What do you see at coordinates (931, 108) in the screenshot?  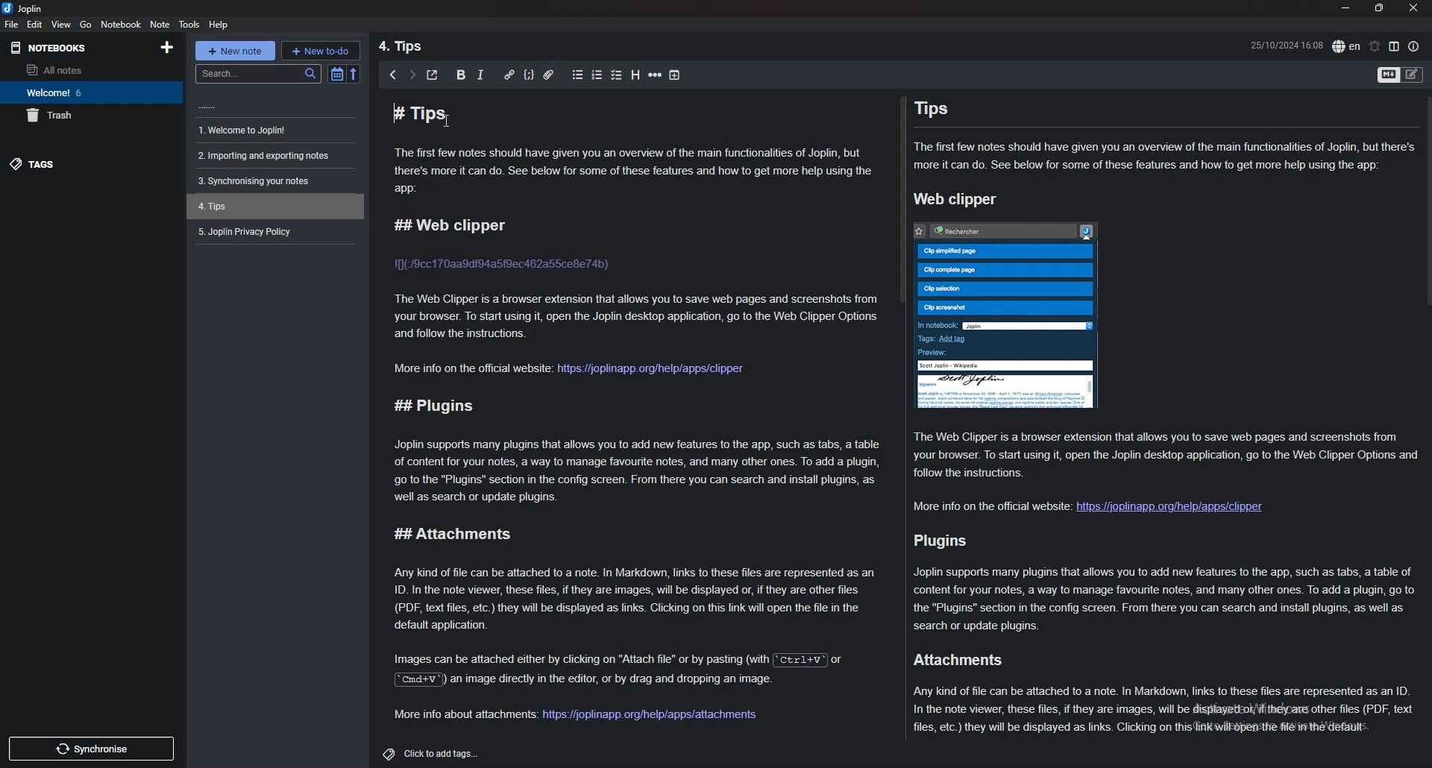 I see `Tips` at bounding box center [931, 108].